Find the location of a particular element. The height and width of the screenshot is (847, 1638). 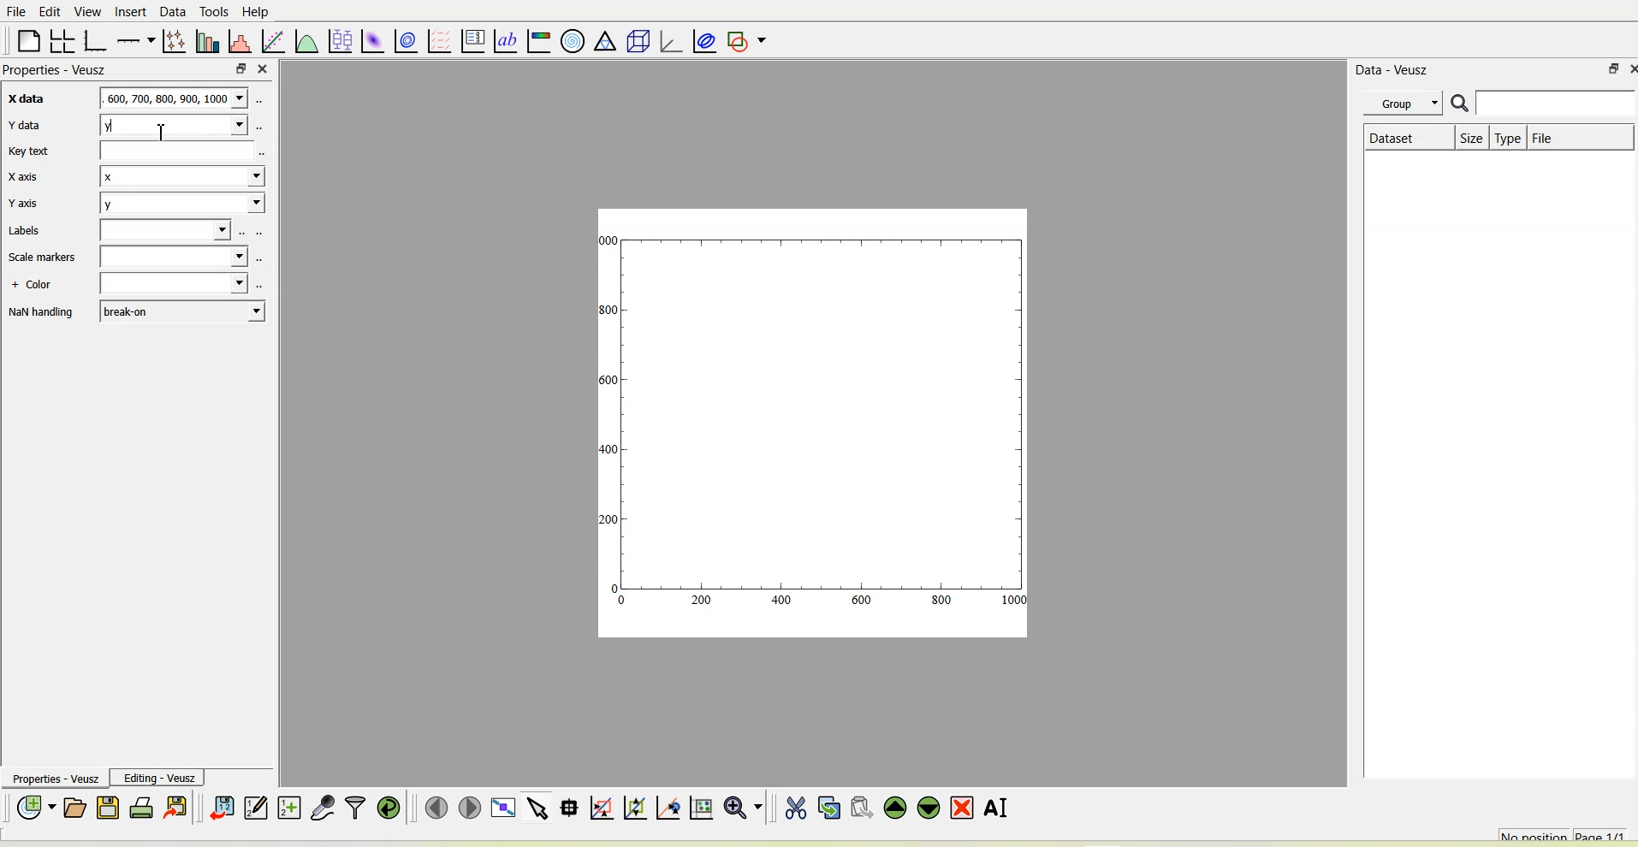

View is located at coordinates (85, 12).